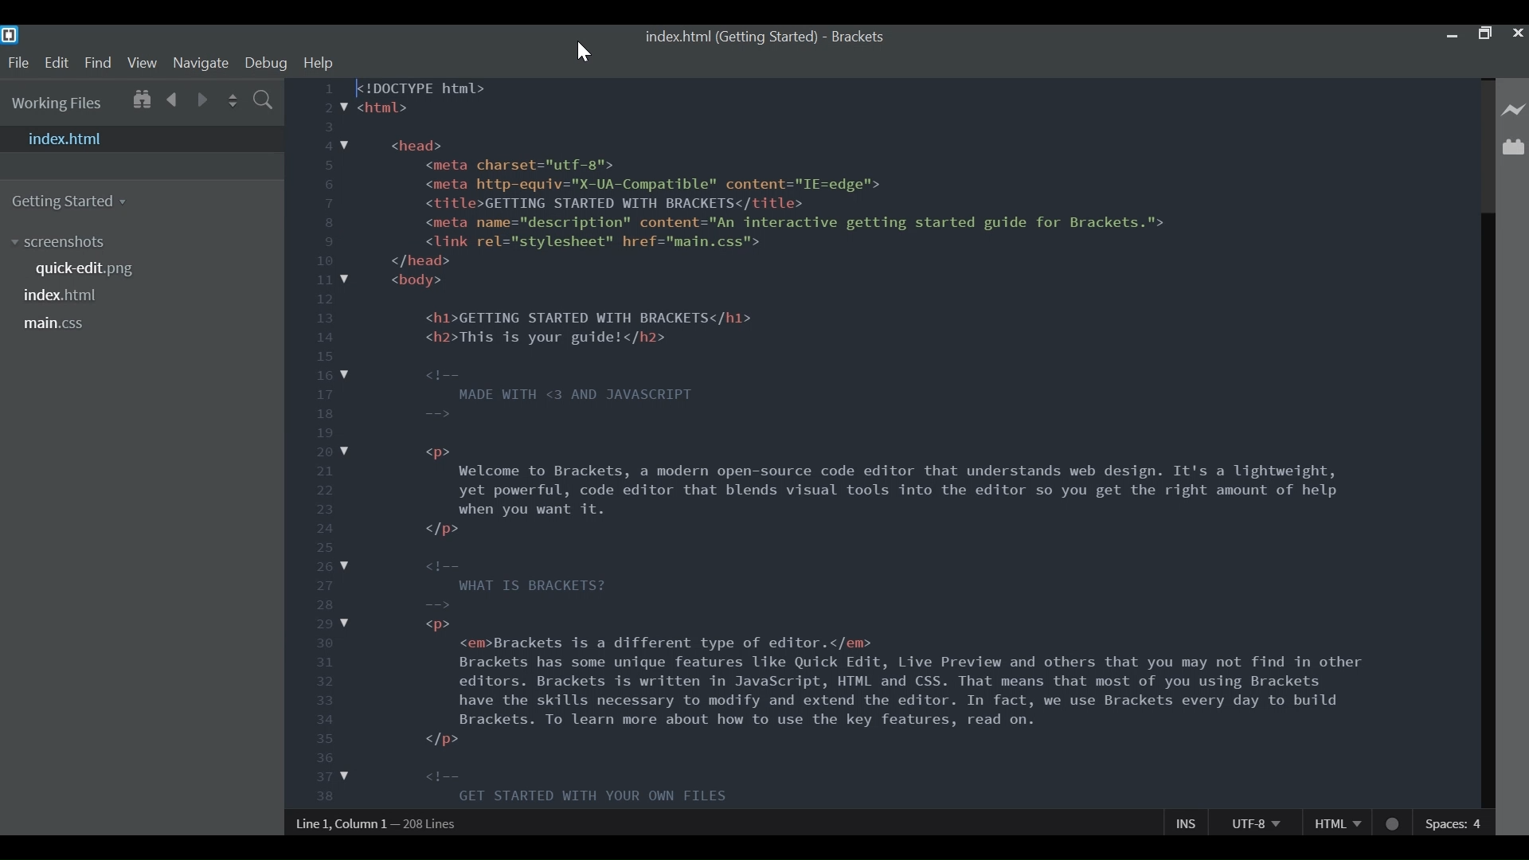 The image size is (1529, 860). What do you see at coordinates (171, 100) in the screenshot?
I see `Navigate backward` at bounding box center [171, 100].